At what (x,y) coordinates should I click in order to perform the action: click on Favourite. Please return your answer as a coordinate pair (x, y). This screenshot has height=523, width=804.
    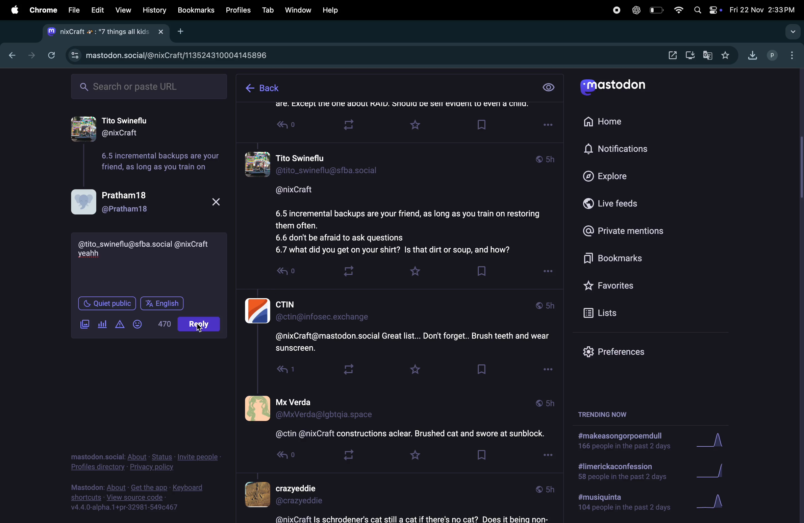
    Looking at the image, I should click on (414, 457).